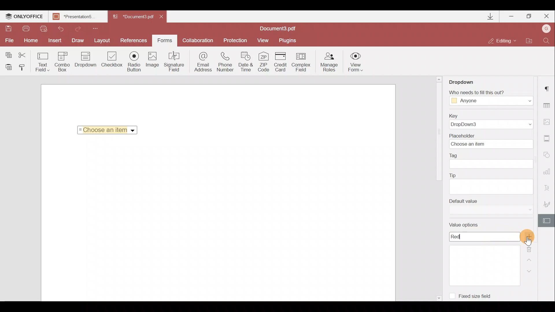  Describe the element at coordinates (490, 141) in the screenshot. I see `Placeholder` at that location.